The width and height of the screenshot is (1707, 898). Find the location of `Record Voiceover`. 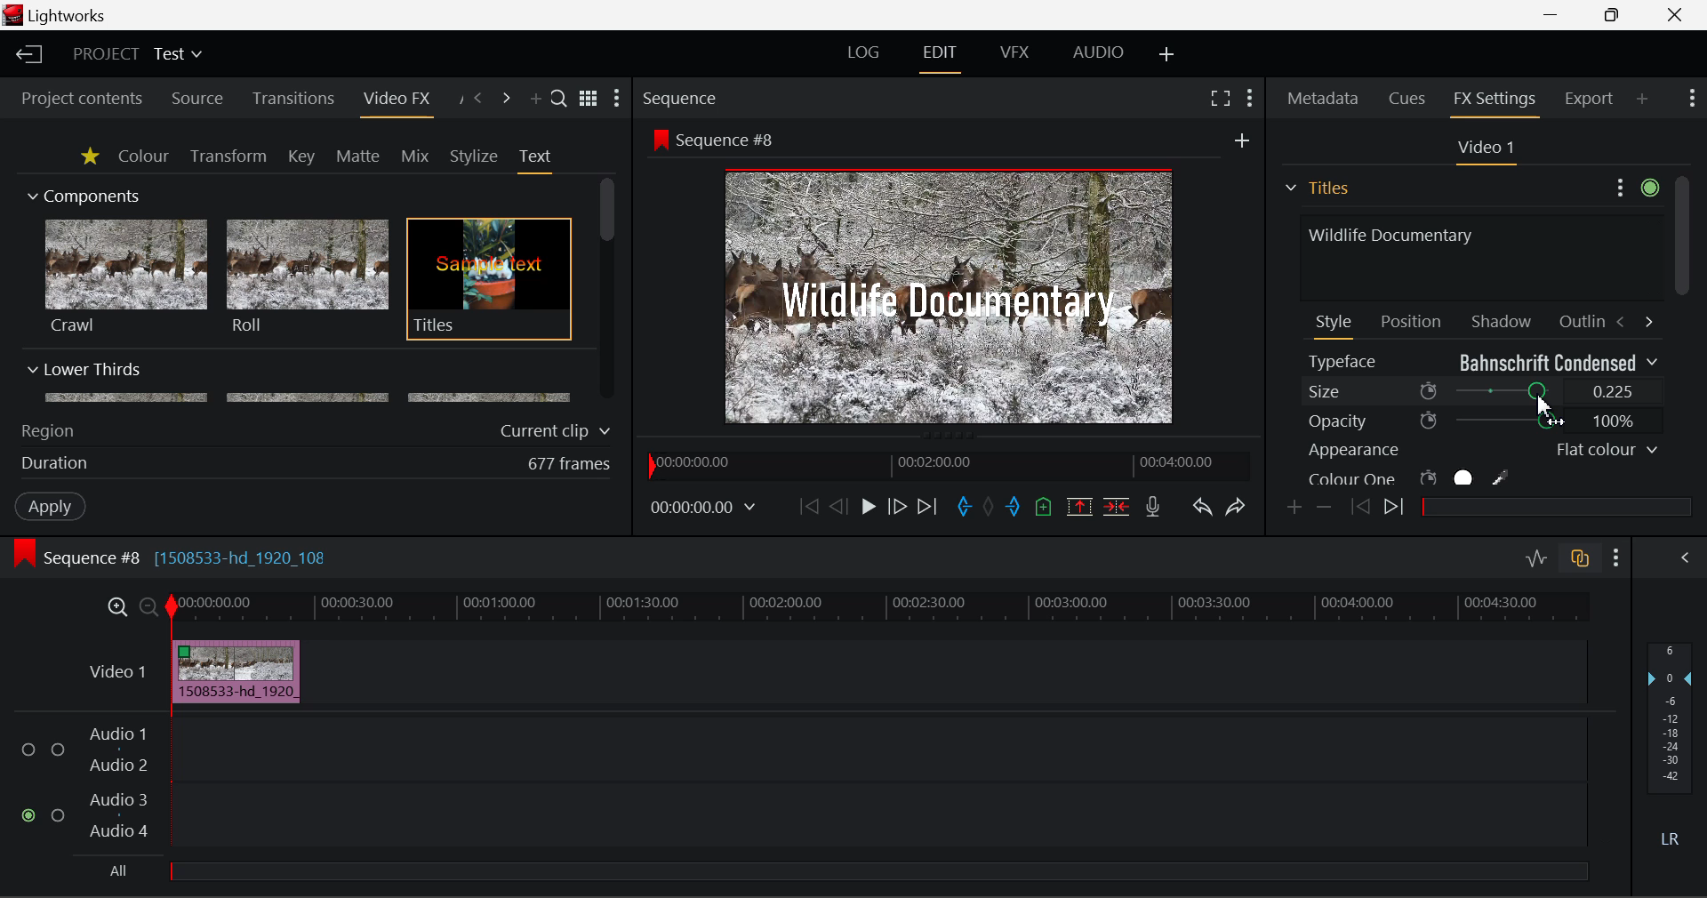

Record Voiceover is located at coordinates (1153, 510).